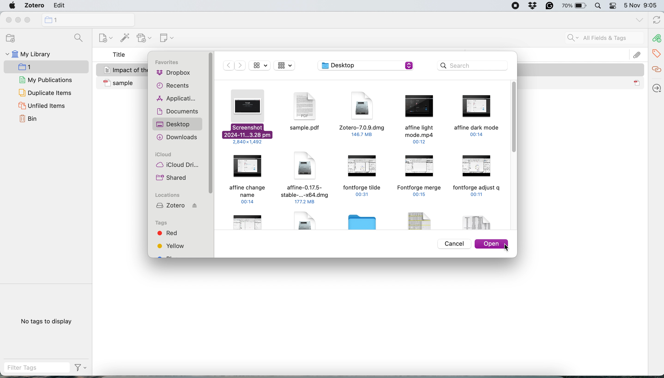 The image size is (664, 378). I want to click on tags, so click(165, 223).